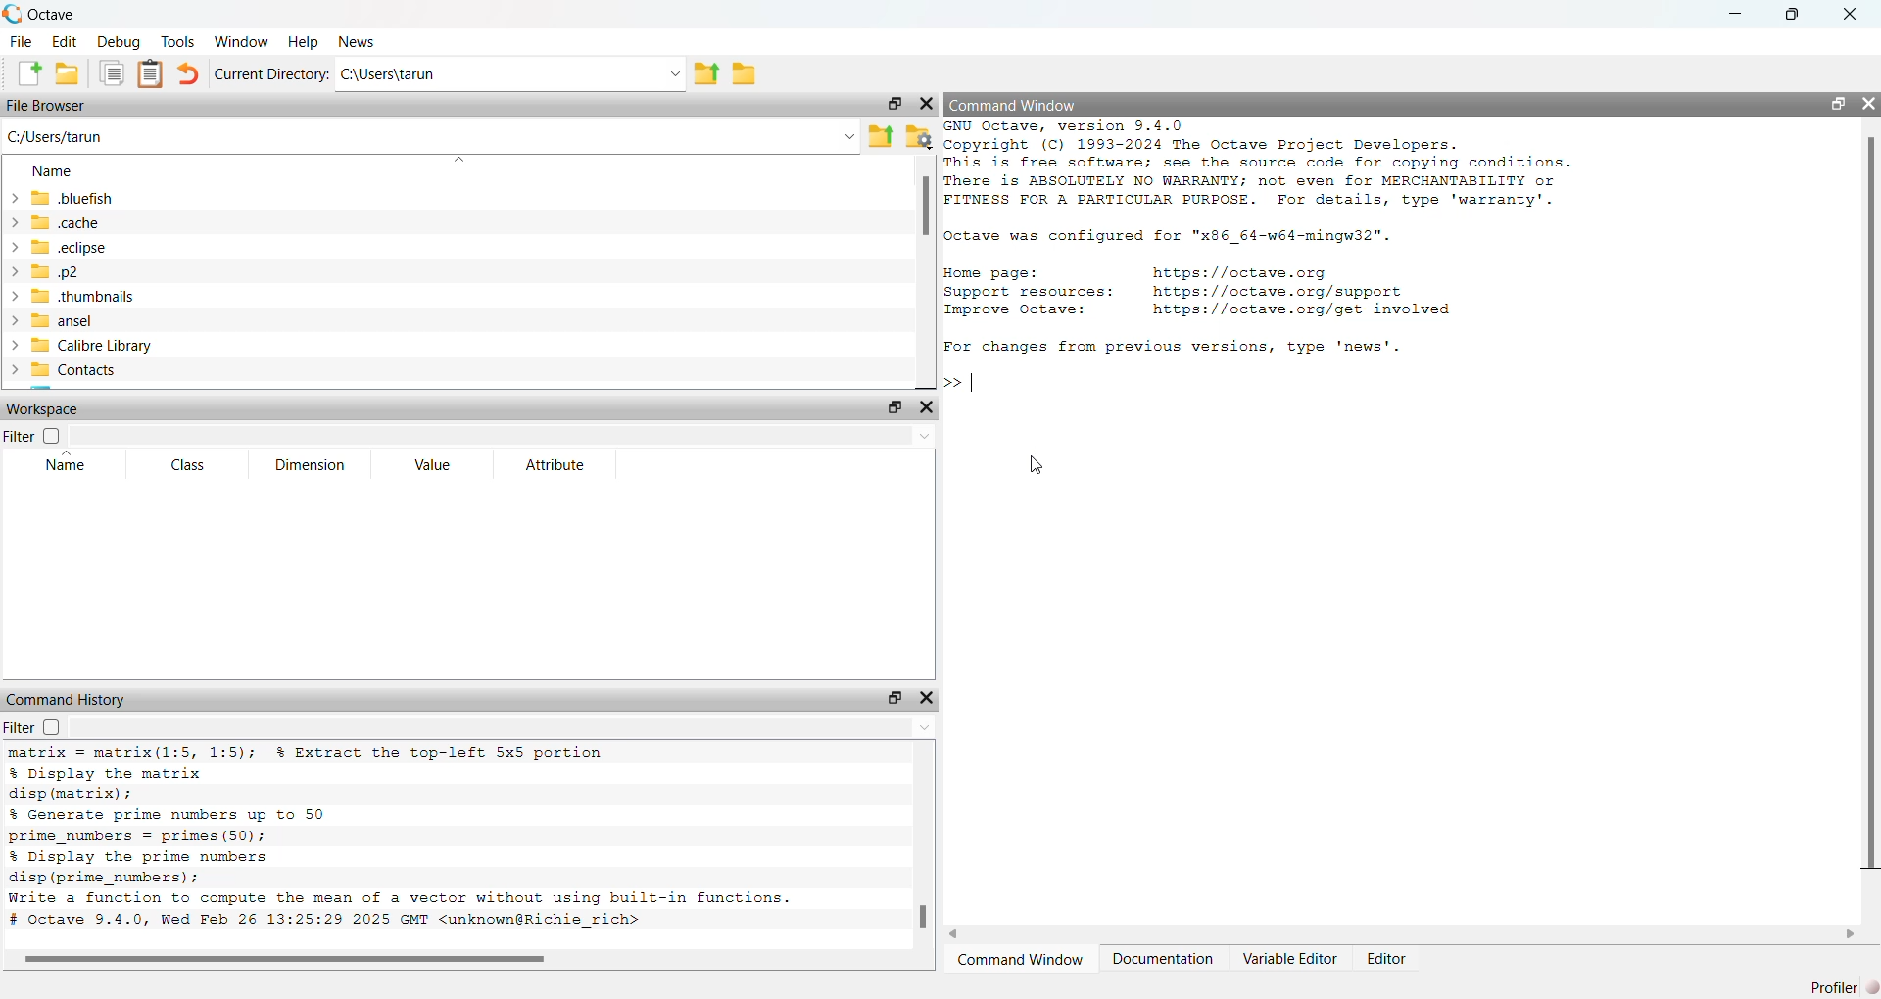 The height and width of the screenshot is (999, 1881). I want to click on add file, so click(28, 74).